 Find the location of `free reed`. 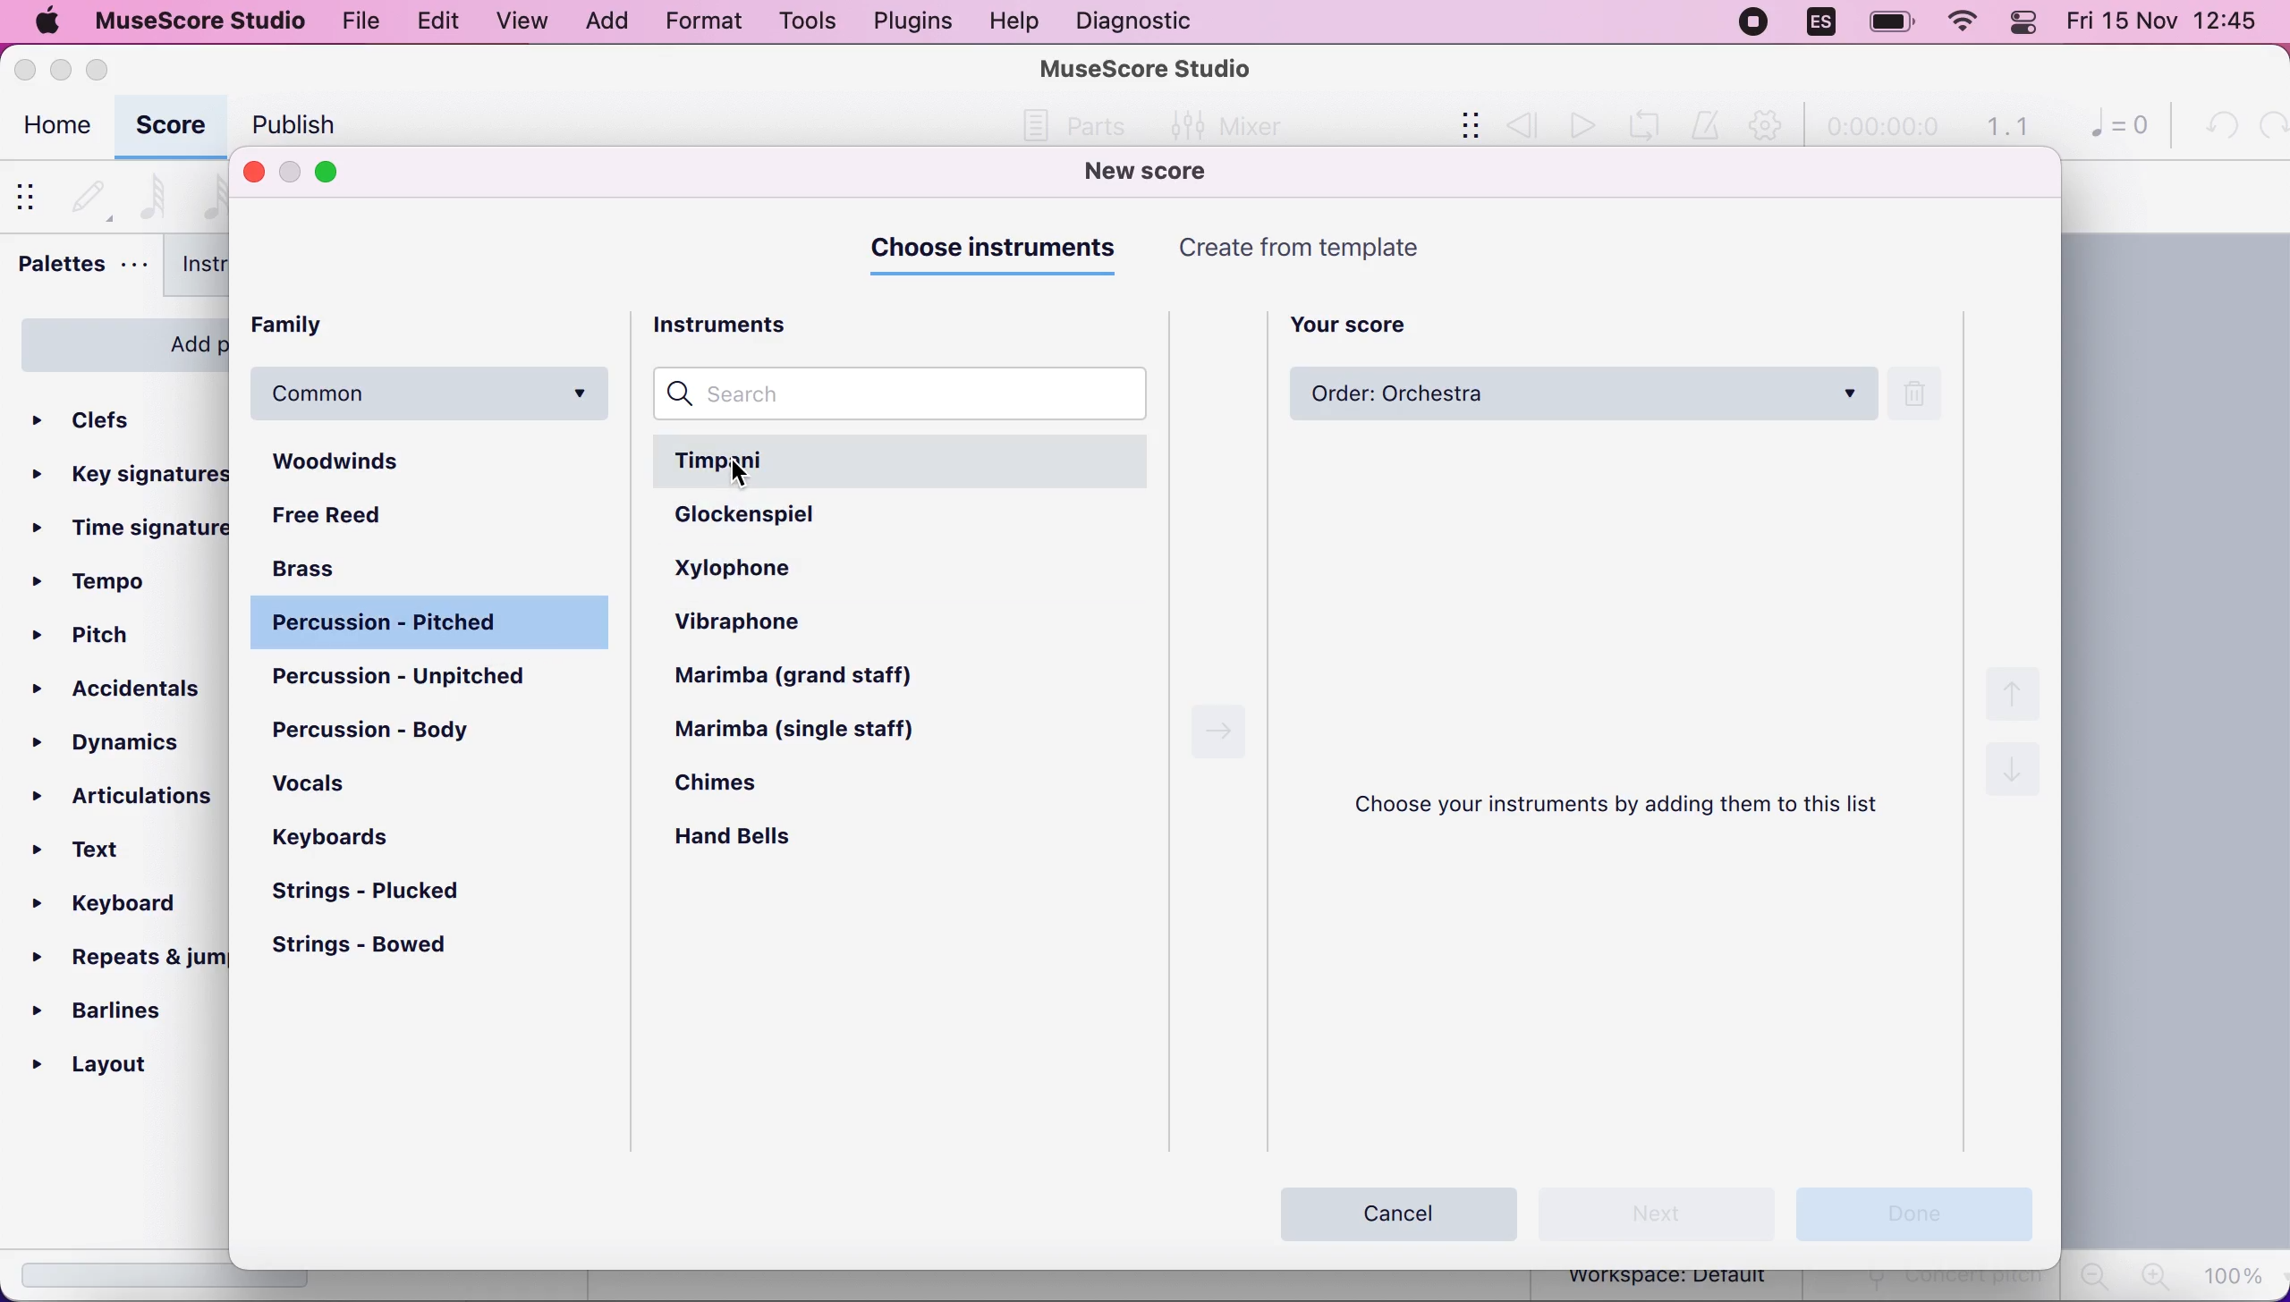

free reed is located at coordinates (372, 518).